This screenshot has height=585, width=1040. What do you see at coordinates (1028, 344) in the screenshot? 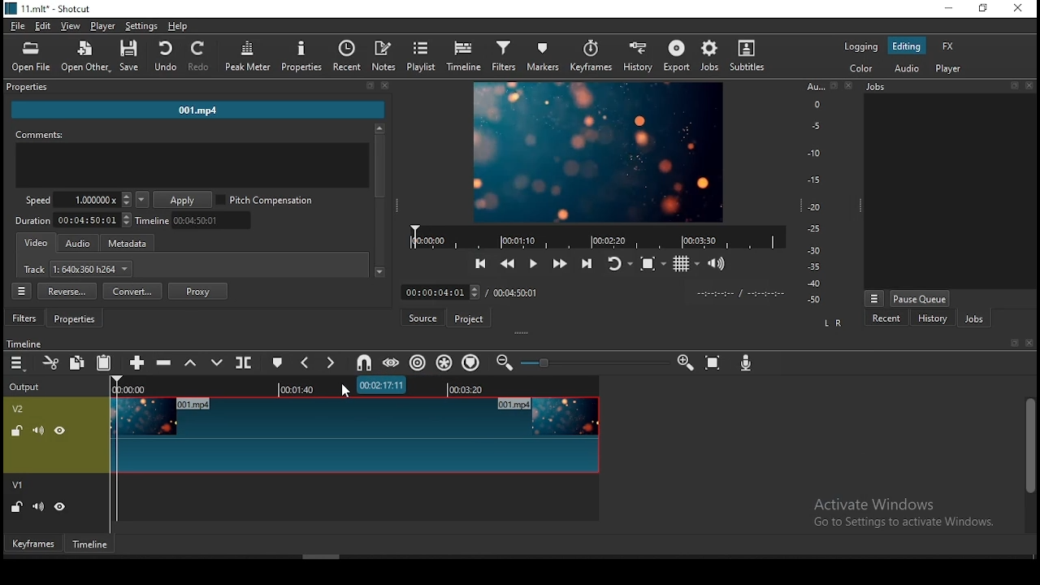
I see `CLOSE` at bounding box center [1028, 344].